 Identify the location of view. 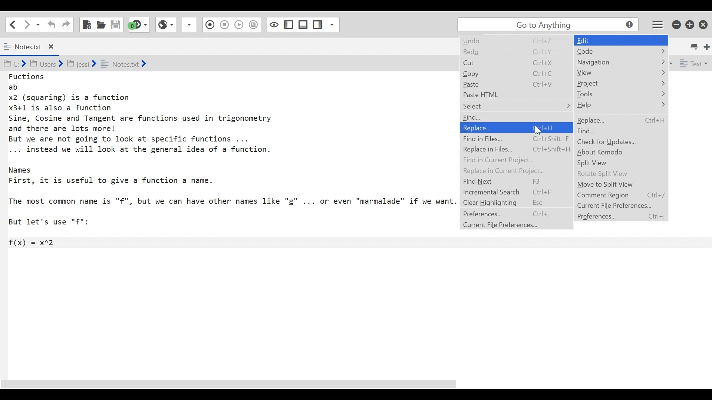
(610, 74).